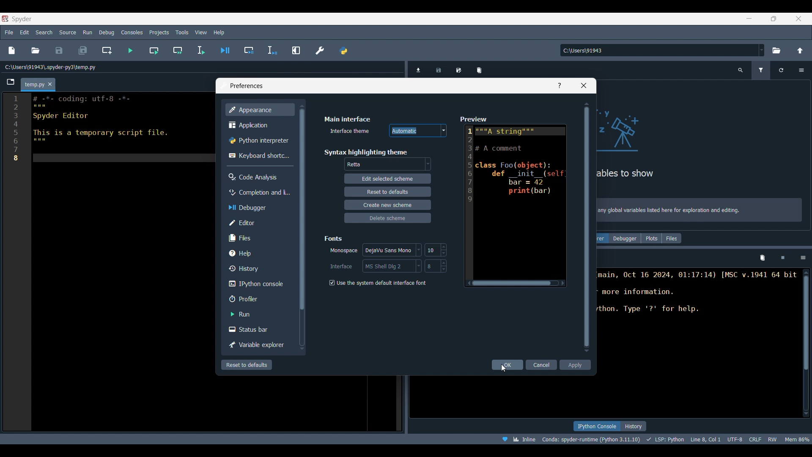  Describe the element at coordinates (200, 50) in the screenshot. I see `Run selection or current line` at that location.